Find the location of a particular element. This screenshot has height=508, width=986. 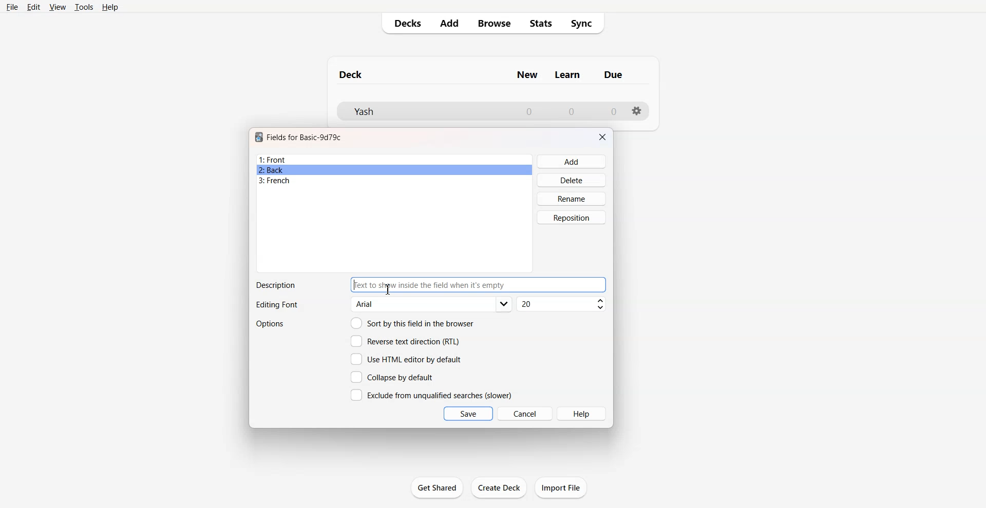

Help is located at coordinates (110, 7).